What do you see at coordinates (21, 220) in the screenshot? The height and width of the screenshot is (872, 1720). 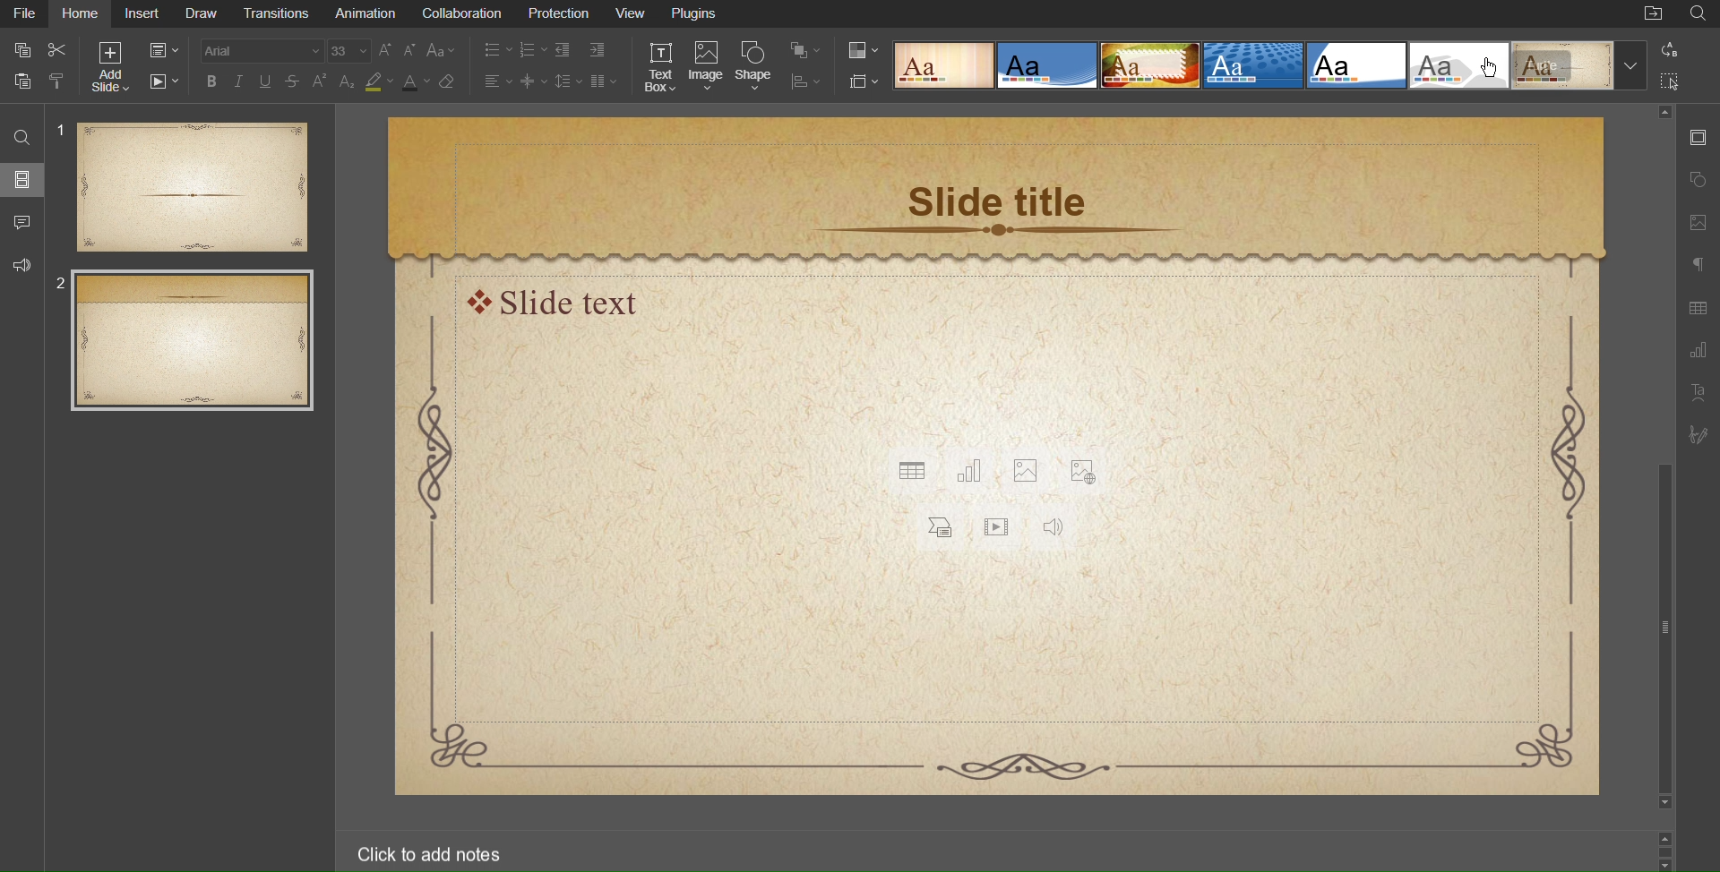 I see `Comments` at bounding box center [21, 220].